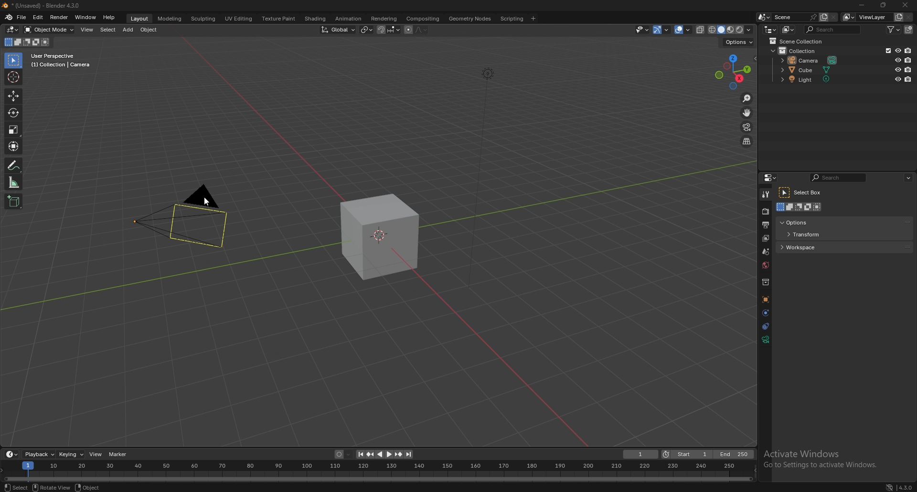 The width and height of the screenshot is (917, 492). I want to click on select, so click(107, 30).